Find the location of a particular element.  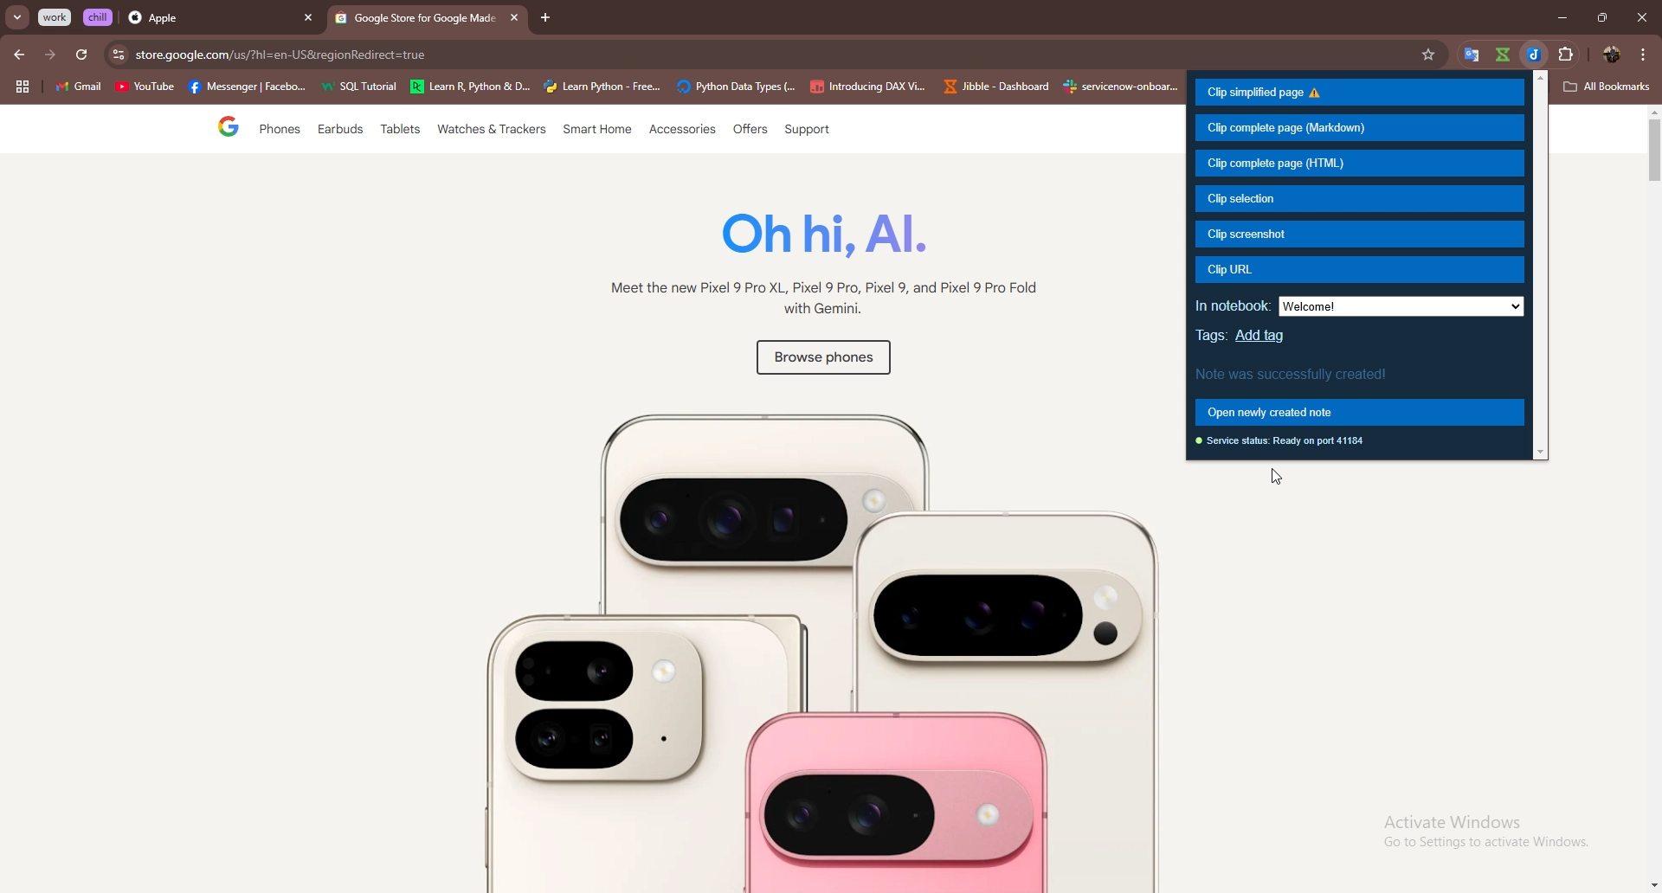

note was successfully created is located at coordinates (1297, 372).